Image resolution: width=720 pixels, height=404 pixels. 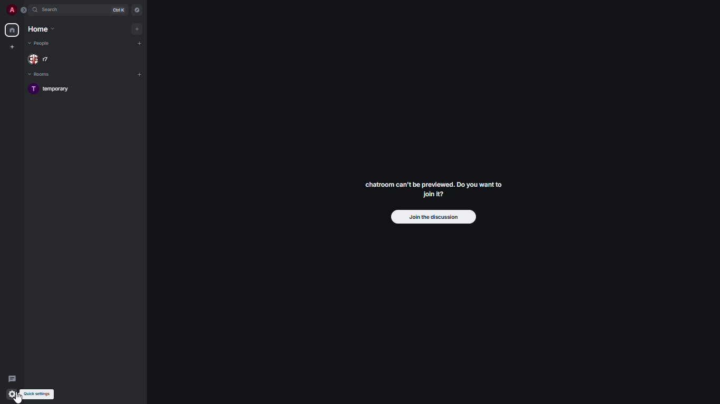 What do you see at coordinates (138, 9) in the screenshot?
I see `navigator` at bounding box center [138, 9].